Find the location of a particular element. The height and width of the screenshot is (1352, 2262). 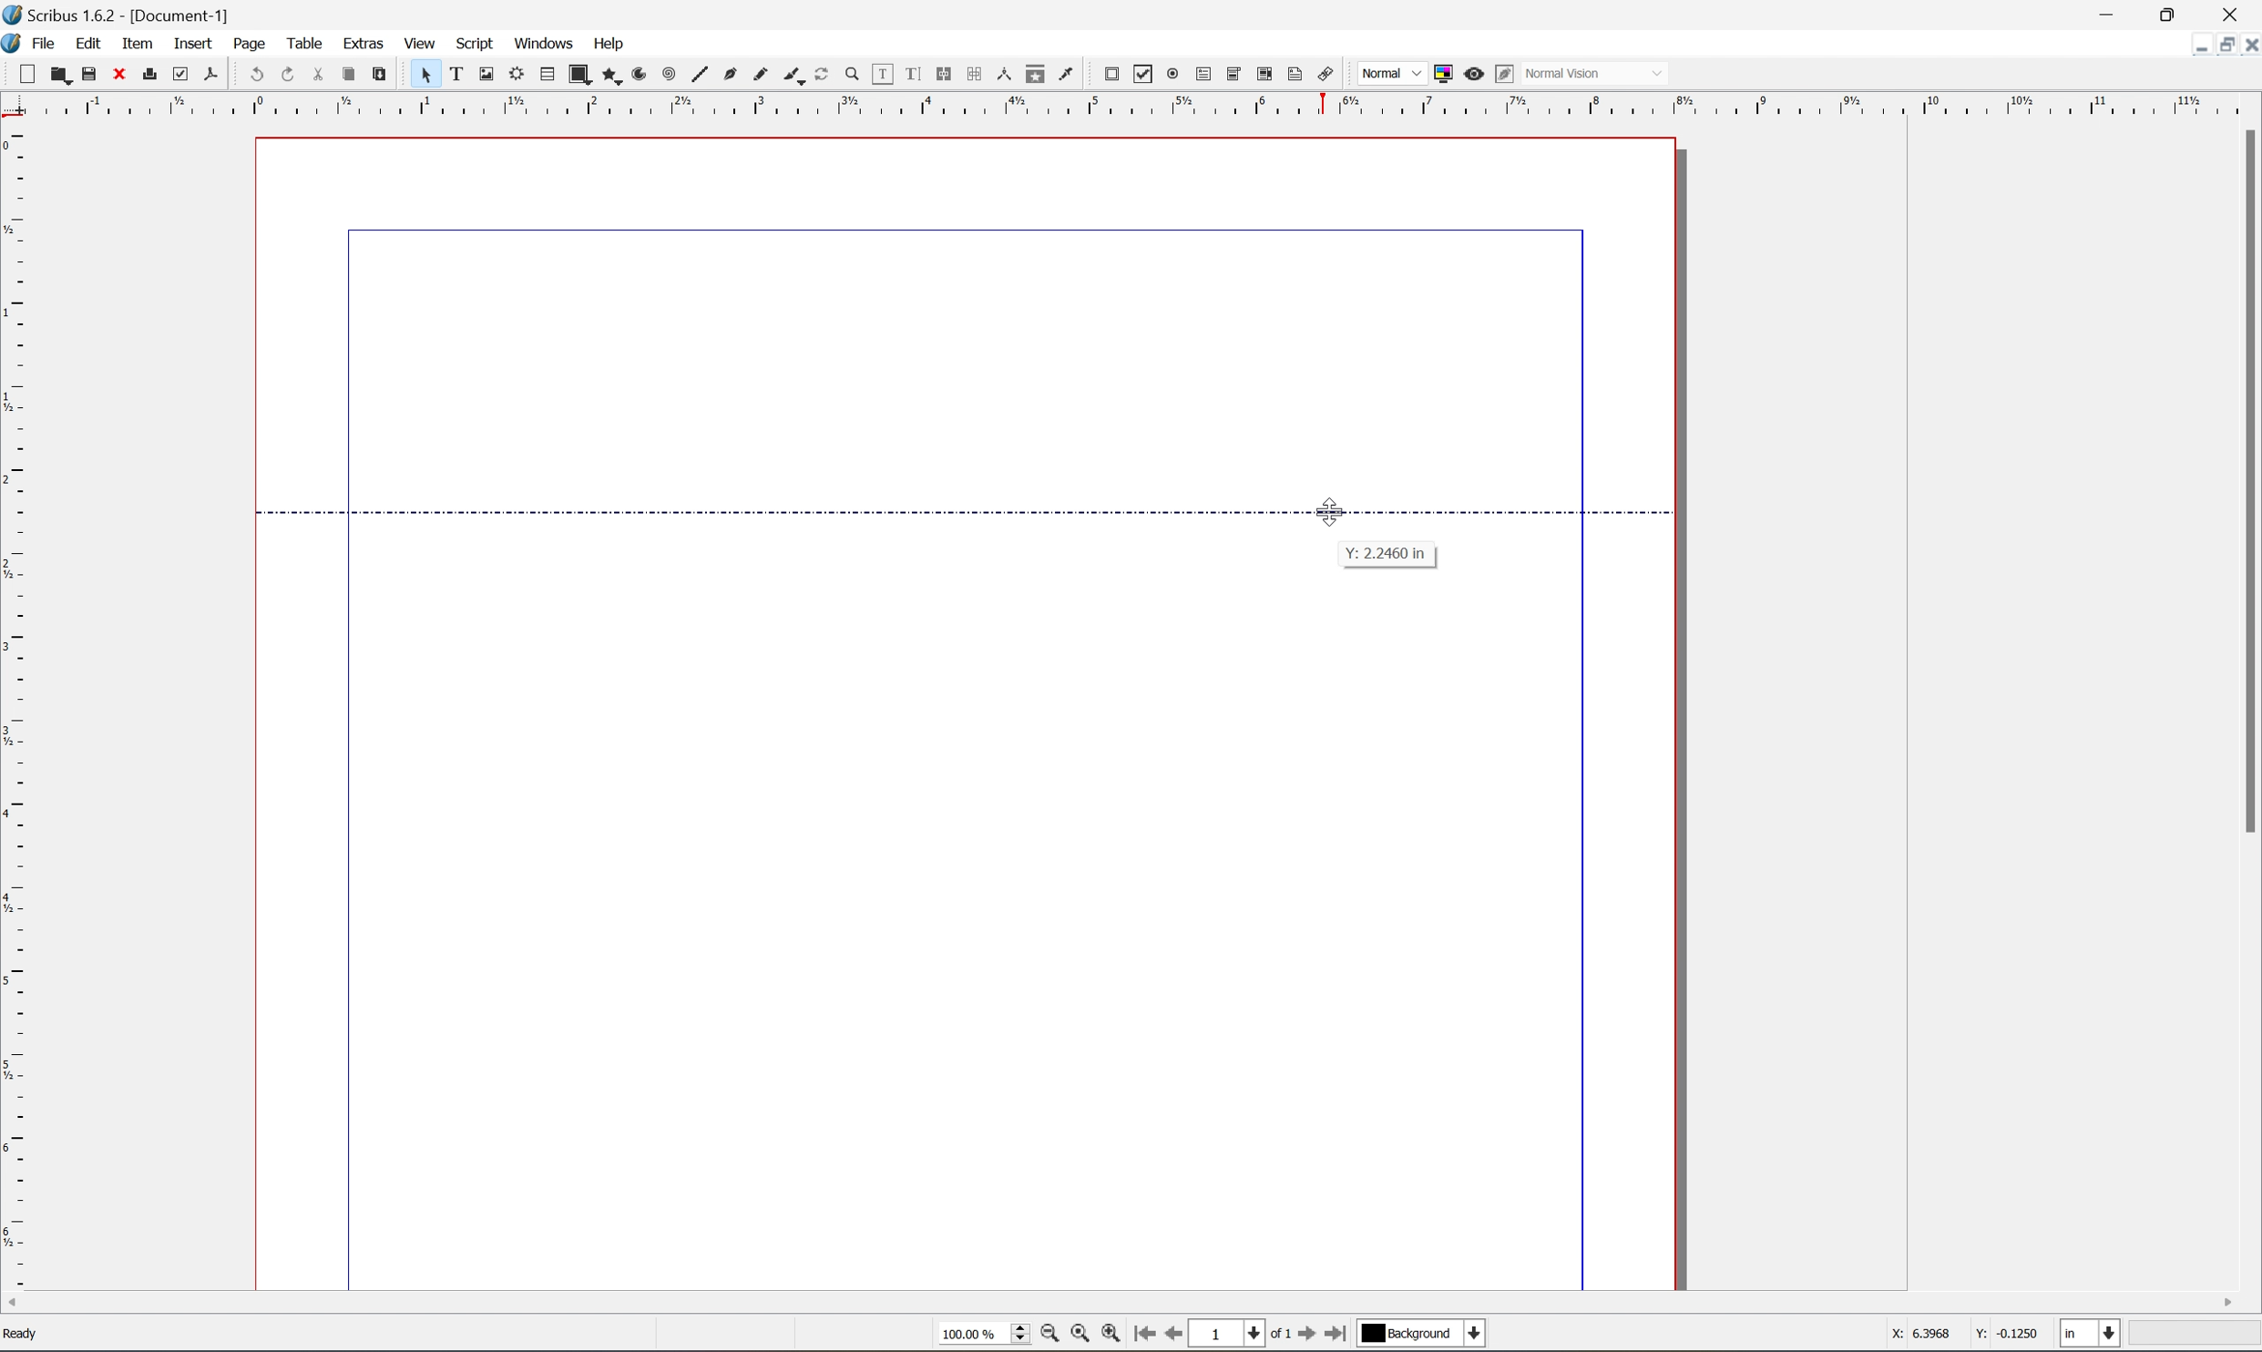

table is located at coordinates (302, 37).